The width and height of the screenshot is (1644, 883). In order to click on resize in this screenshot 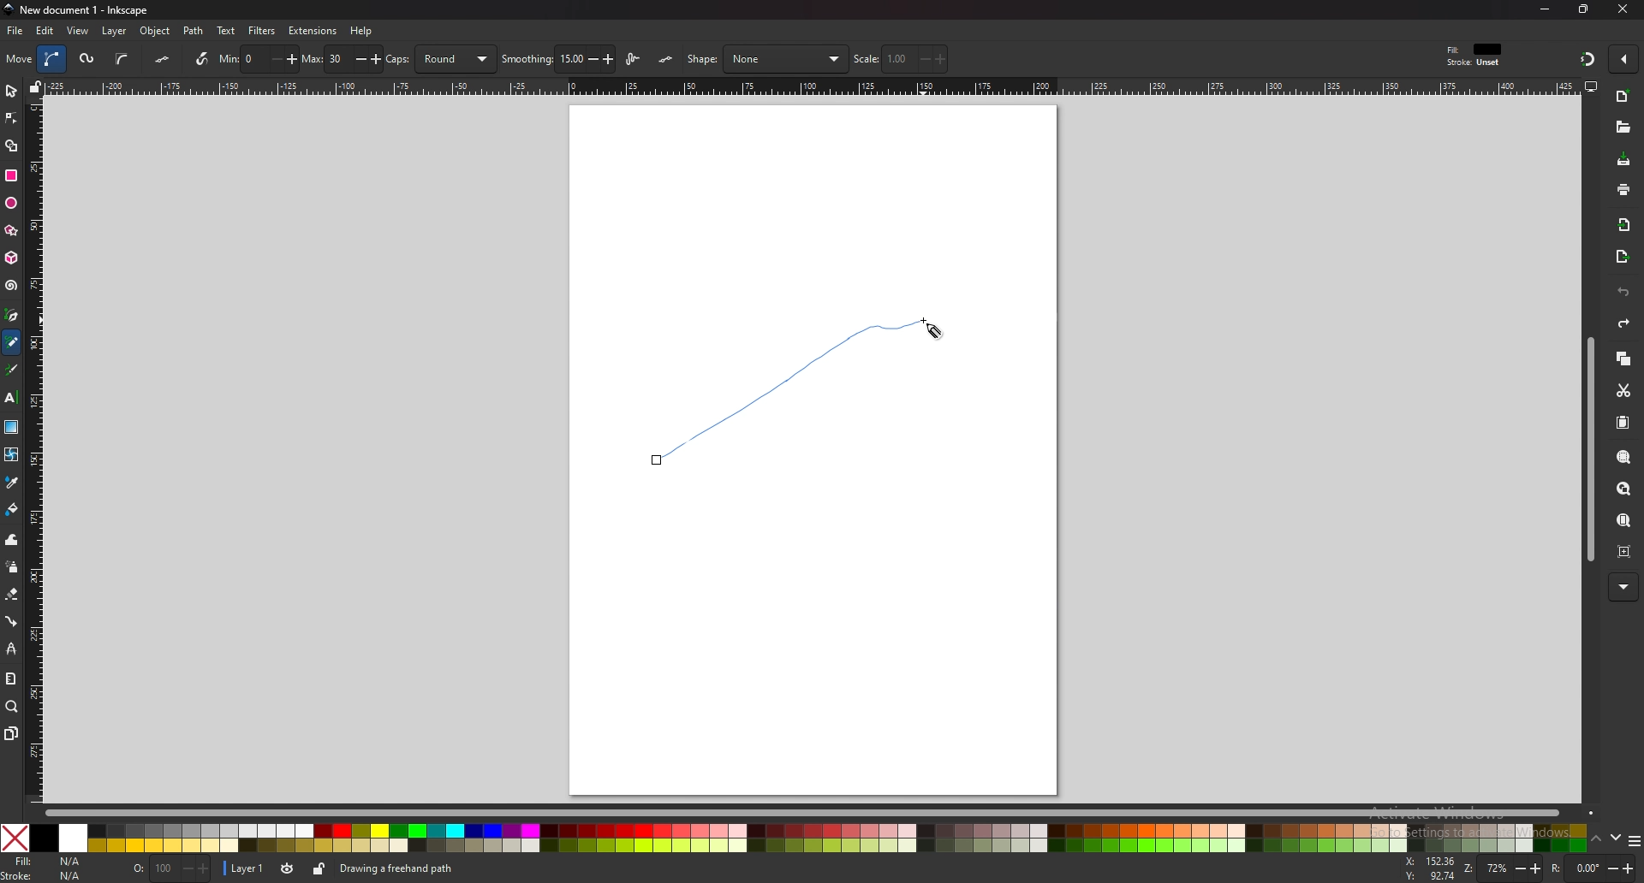, I will do `click(1581, 9)`.